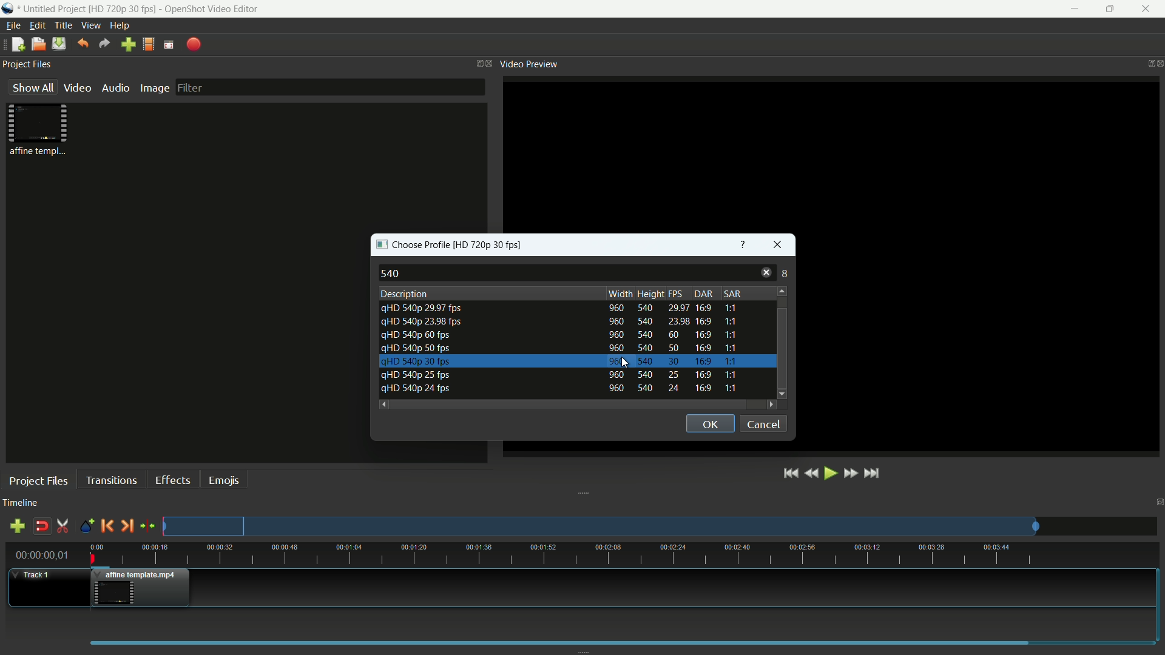  I want to click on profile-7, so click(561, 388).